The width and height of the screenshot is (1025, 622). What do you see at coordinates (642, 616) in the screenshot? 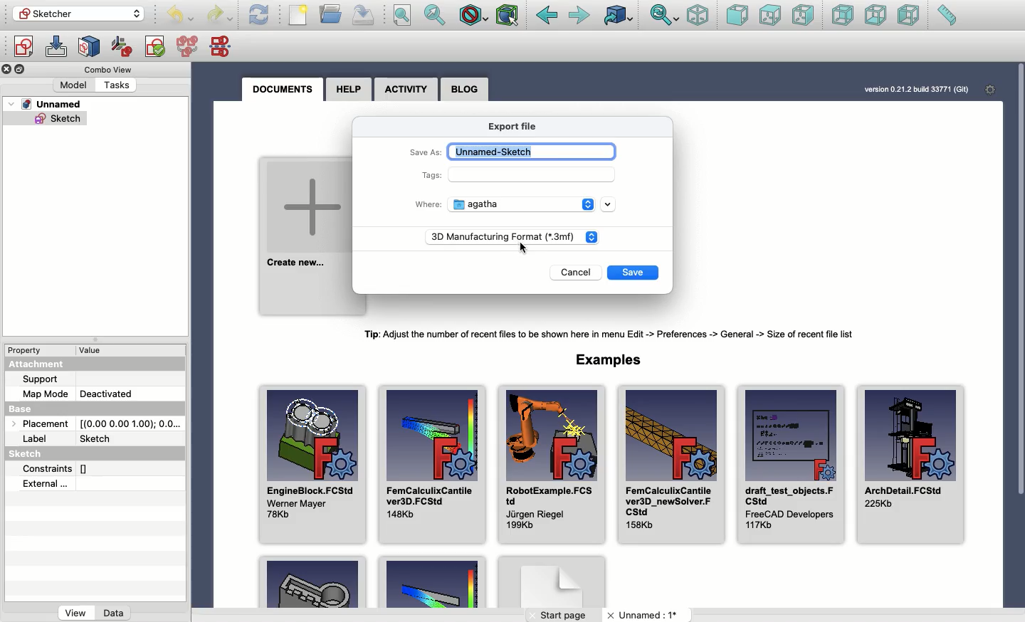
I see `Unnamed: 1*` at bounding box center [642, 616].